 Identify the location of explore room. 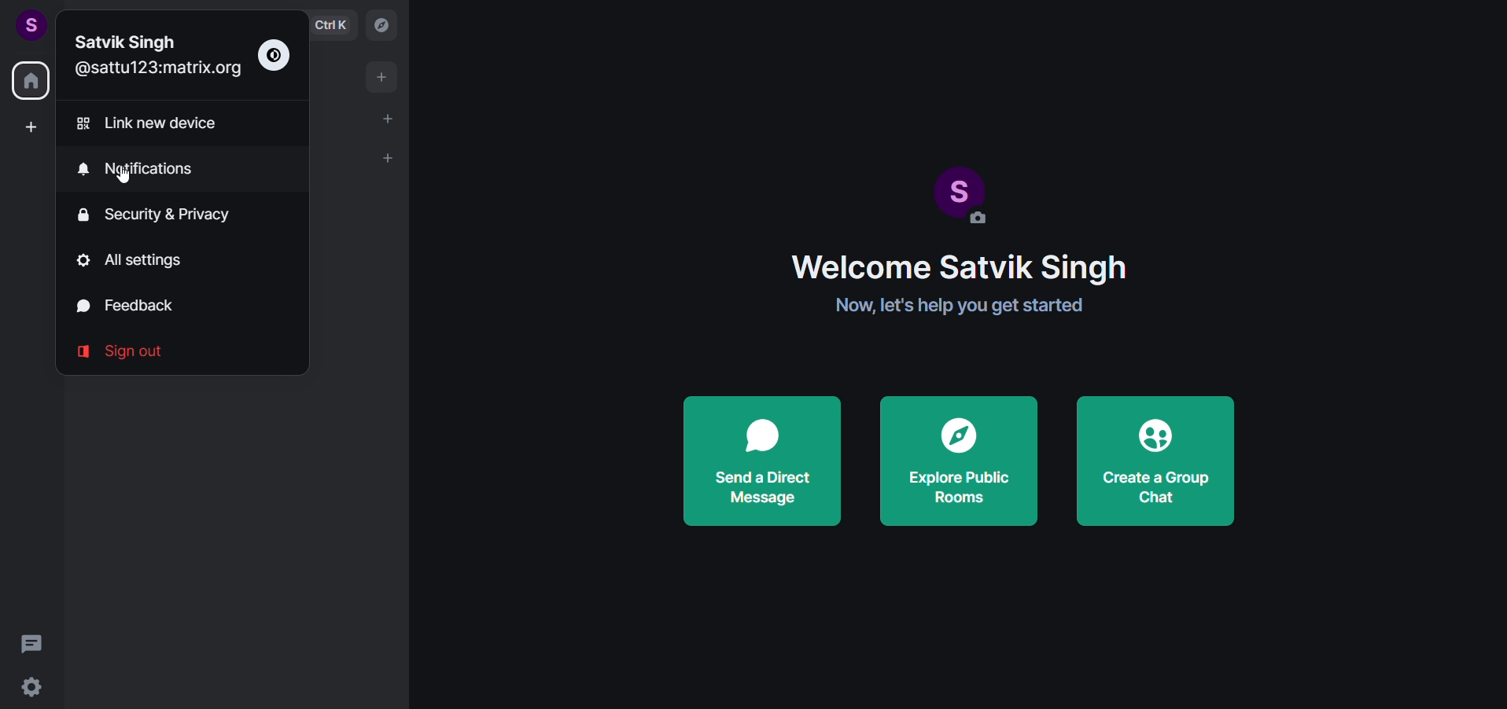
(381, 24).